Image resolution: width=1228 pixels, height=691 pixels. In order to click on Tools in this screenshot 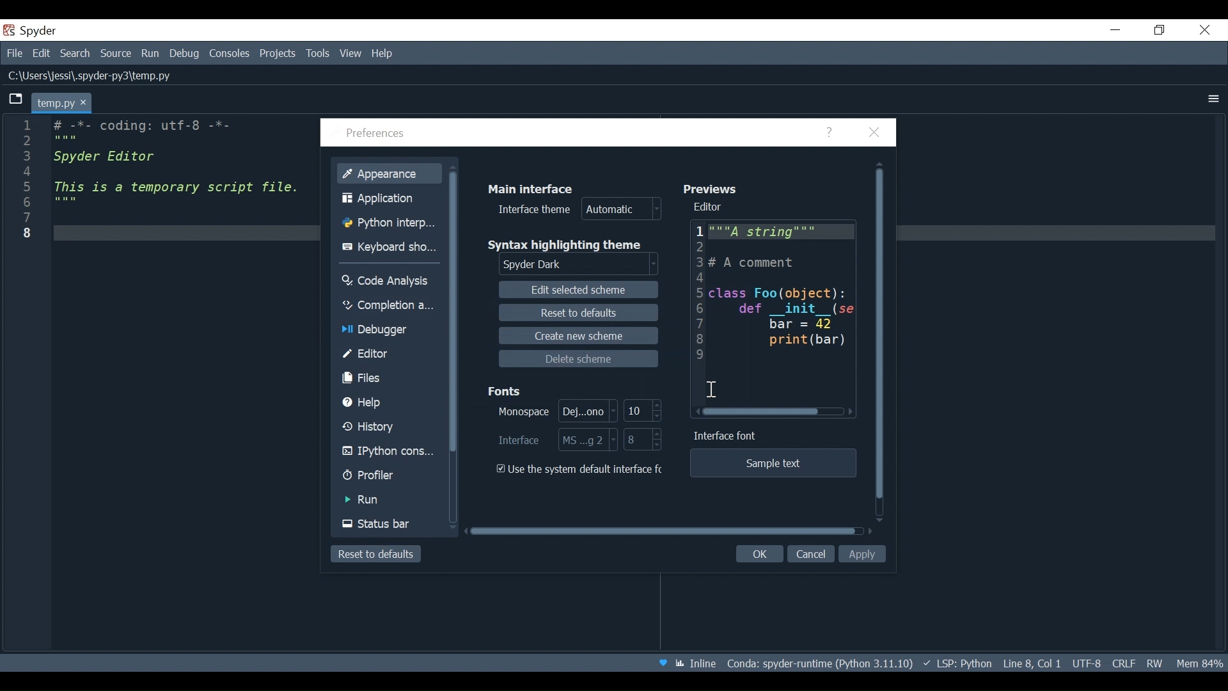, I will do `click(317, 53)`.